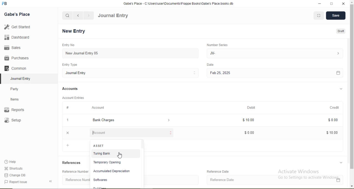 Image resolution: width=354 pixels, height=189 pixels. I want to click on Accumulated Depreciation, so click(114, 171).